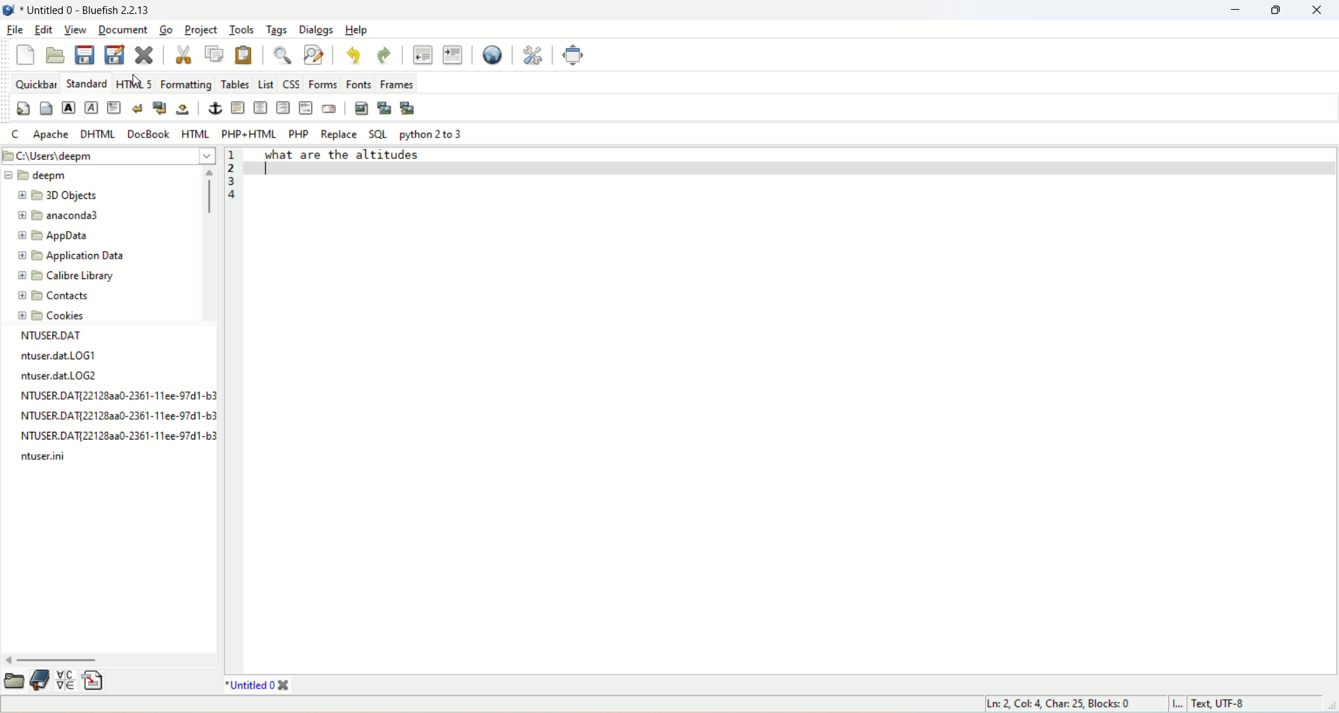  Describe the element at coordinates (15, 32) in the screenshot. I see `file` at that location.